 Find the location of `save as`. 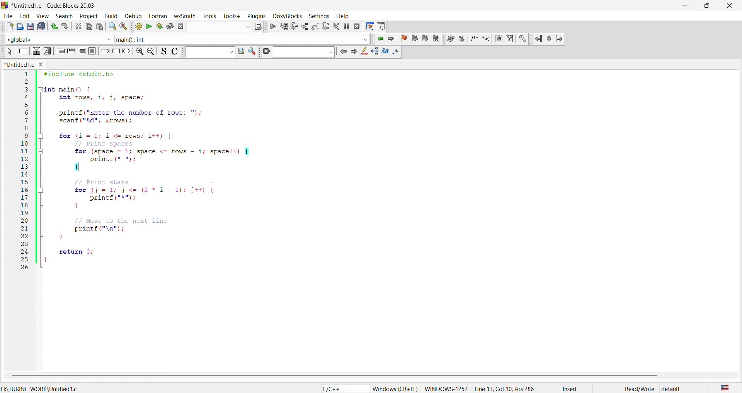

save as is located at coordinates (30, 26).